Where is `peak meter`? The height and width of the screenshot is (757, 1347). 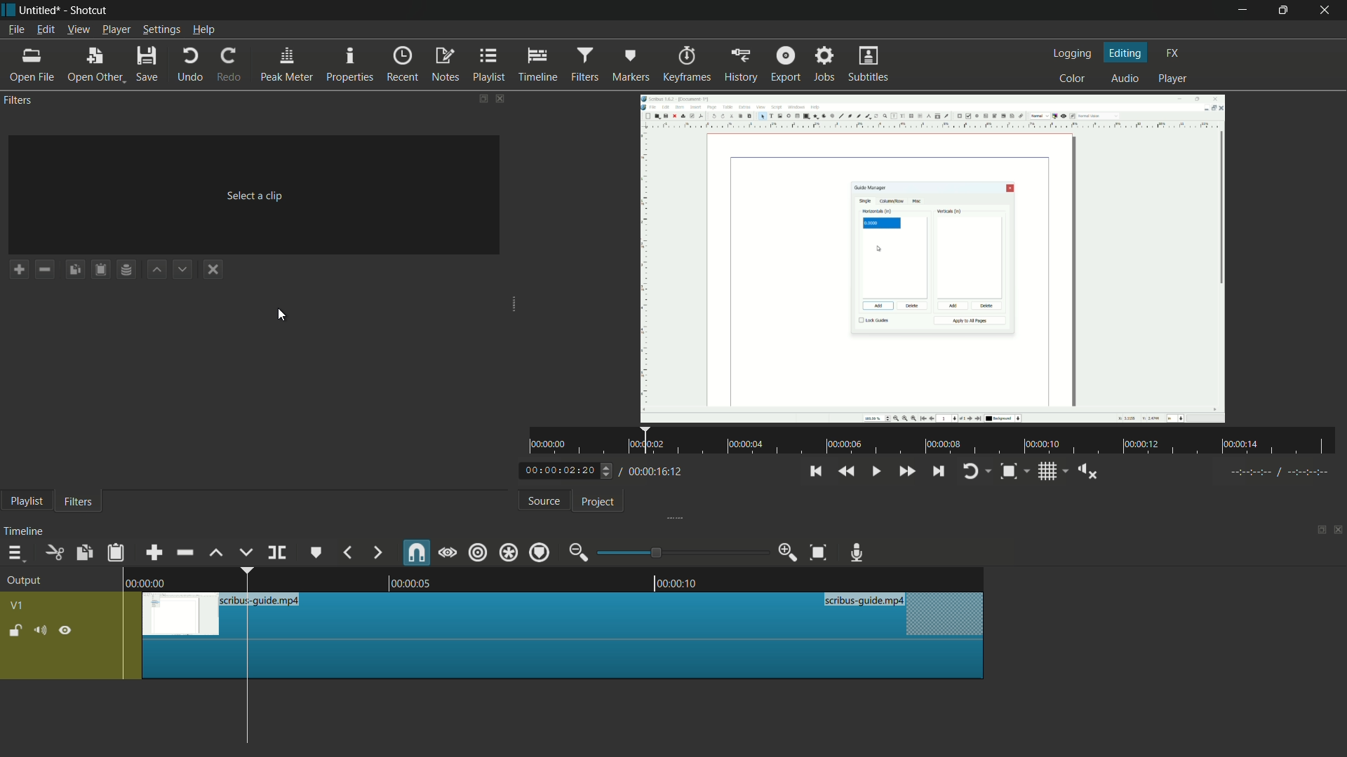 peak meter is located at coordinates (288, 64).